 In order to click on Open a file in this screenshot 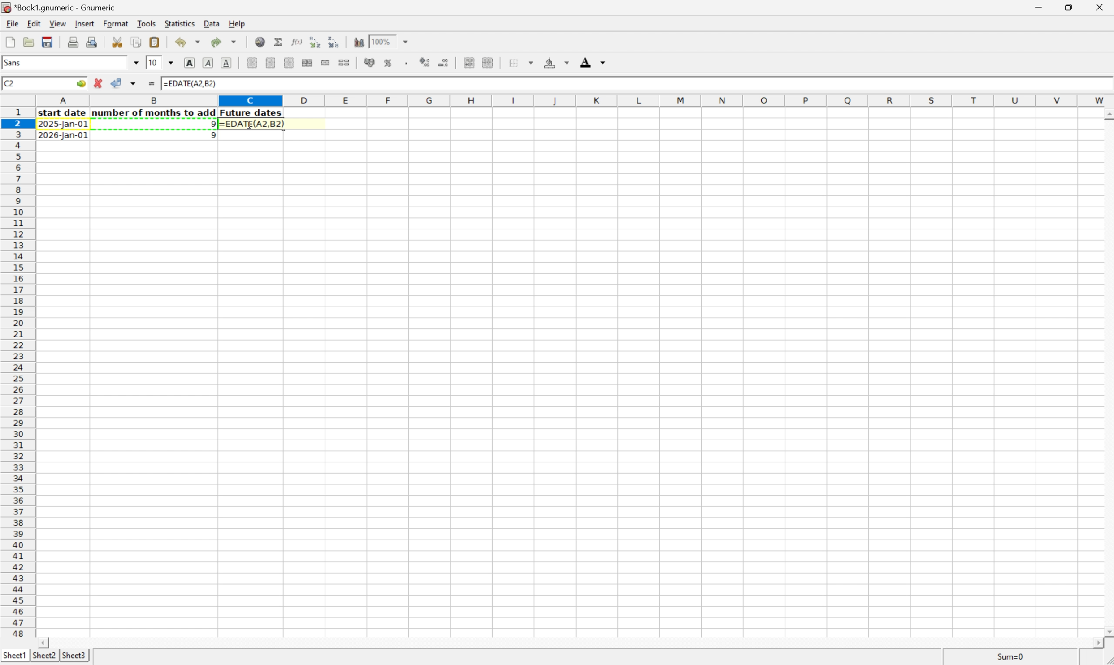, I will do `click(28, 42)`.